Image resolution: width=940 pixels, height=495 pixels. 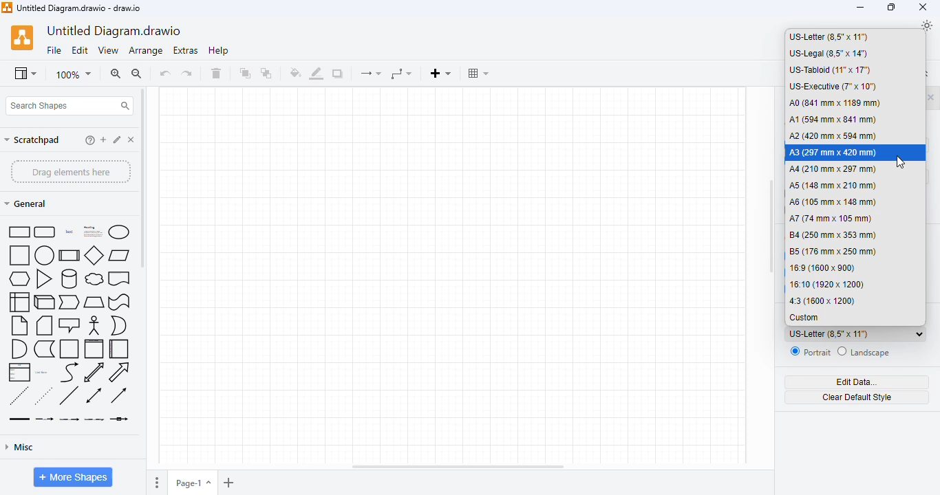 I want to click on page-1, so click(x=193, y=483).